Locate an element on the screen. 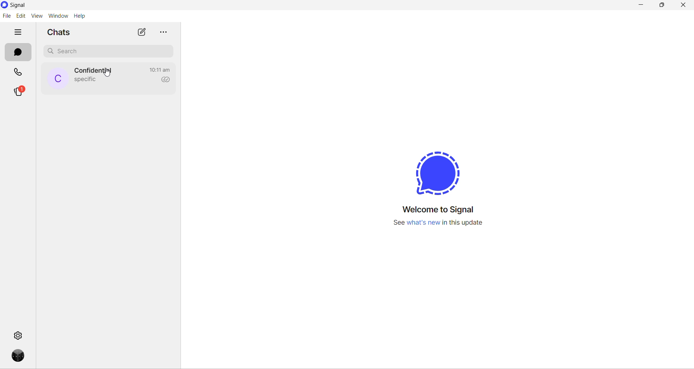 The width and height of the screenshot is (694, 369). new chat is located at coordinates (141, 33).